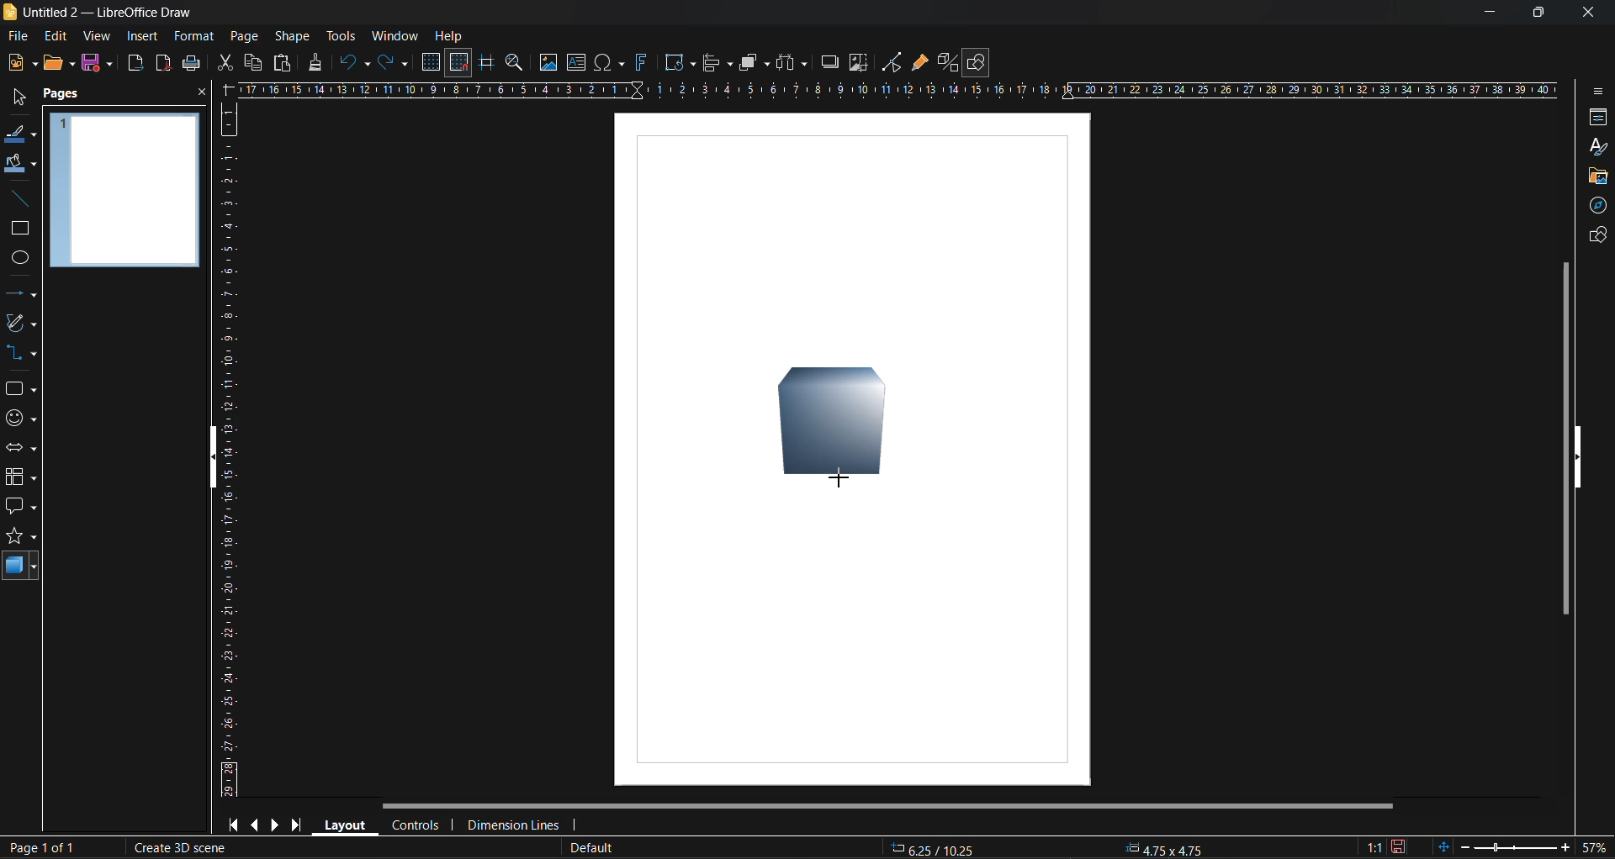  What do you see at coordinates (459, 63) in the screenshot?
I see `snap to grid` at bounding box center [459, 63].